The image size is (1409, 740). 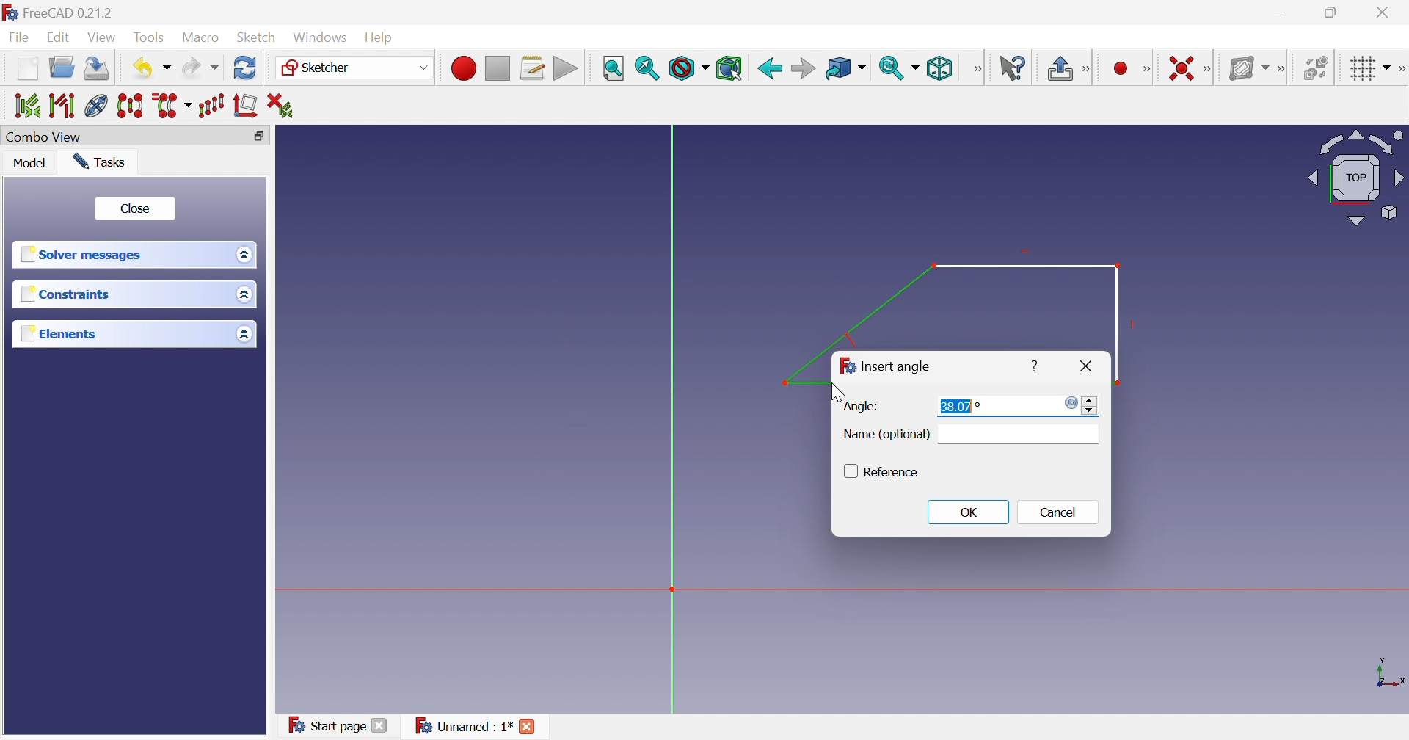 What do you see at coordinates (1315, 67) in the screenshot?
I see `Show virtual space` at bounding box center [1315, 67].